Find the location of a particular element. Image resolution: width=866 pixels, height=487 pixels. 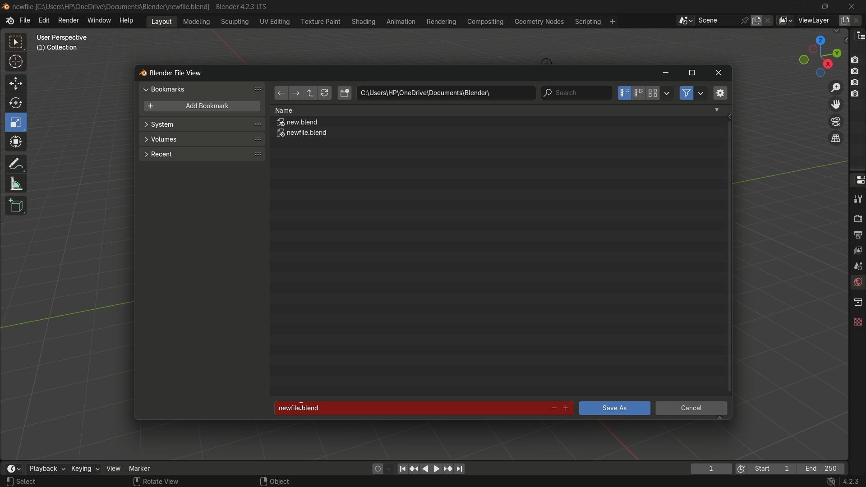

final frame of the playback is located at coordinates (822, 469).